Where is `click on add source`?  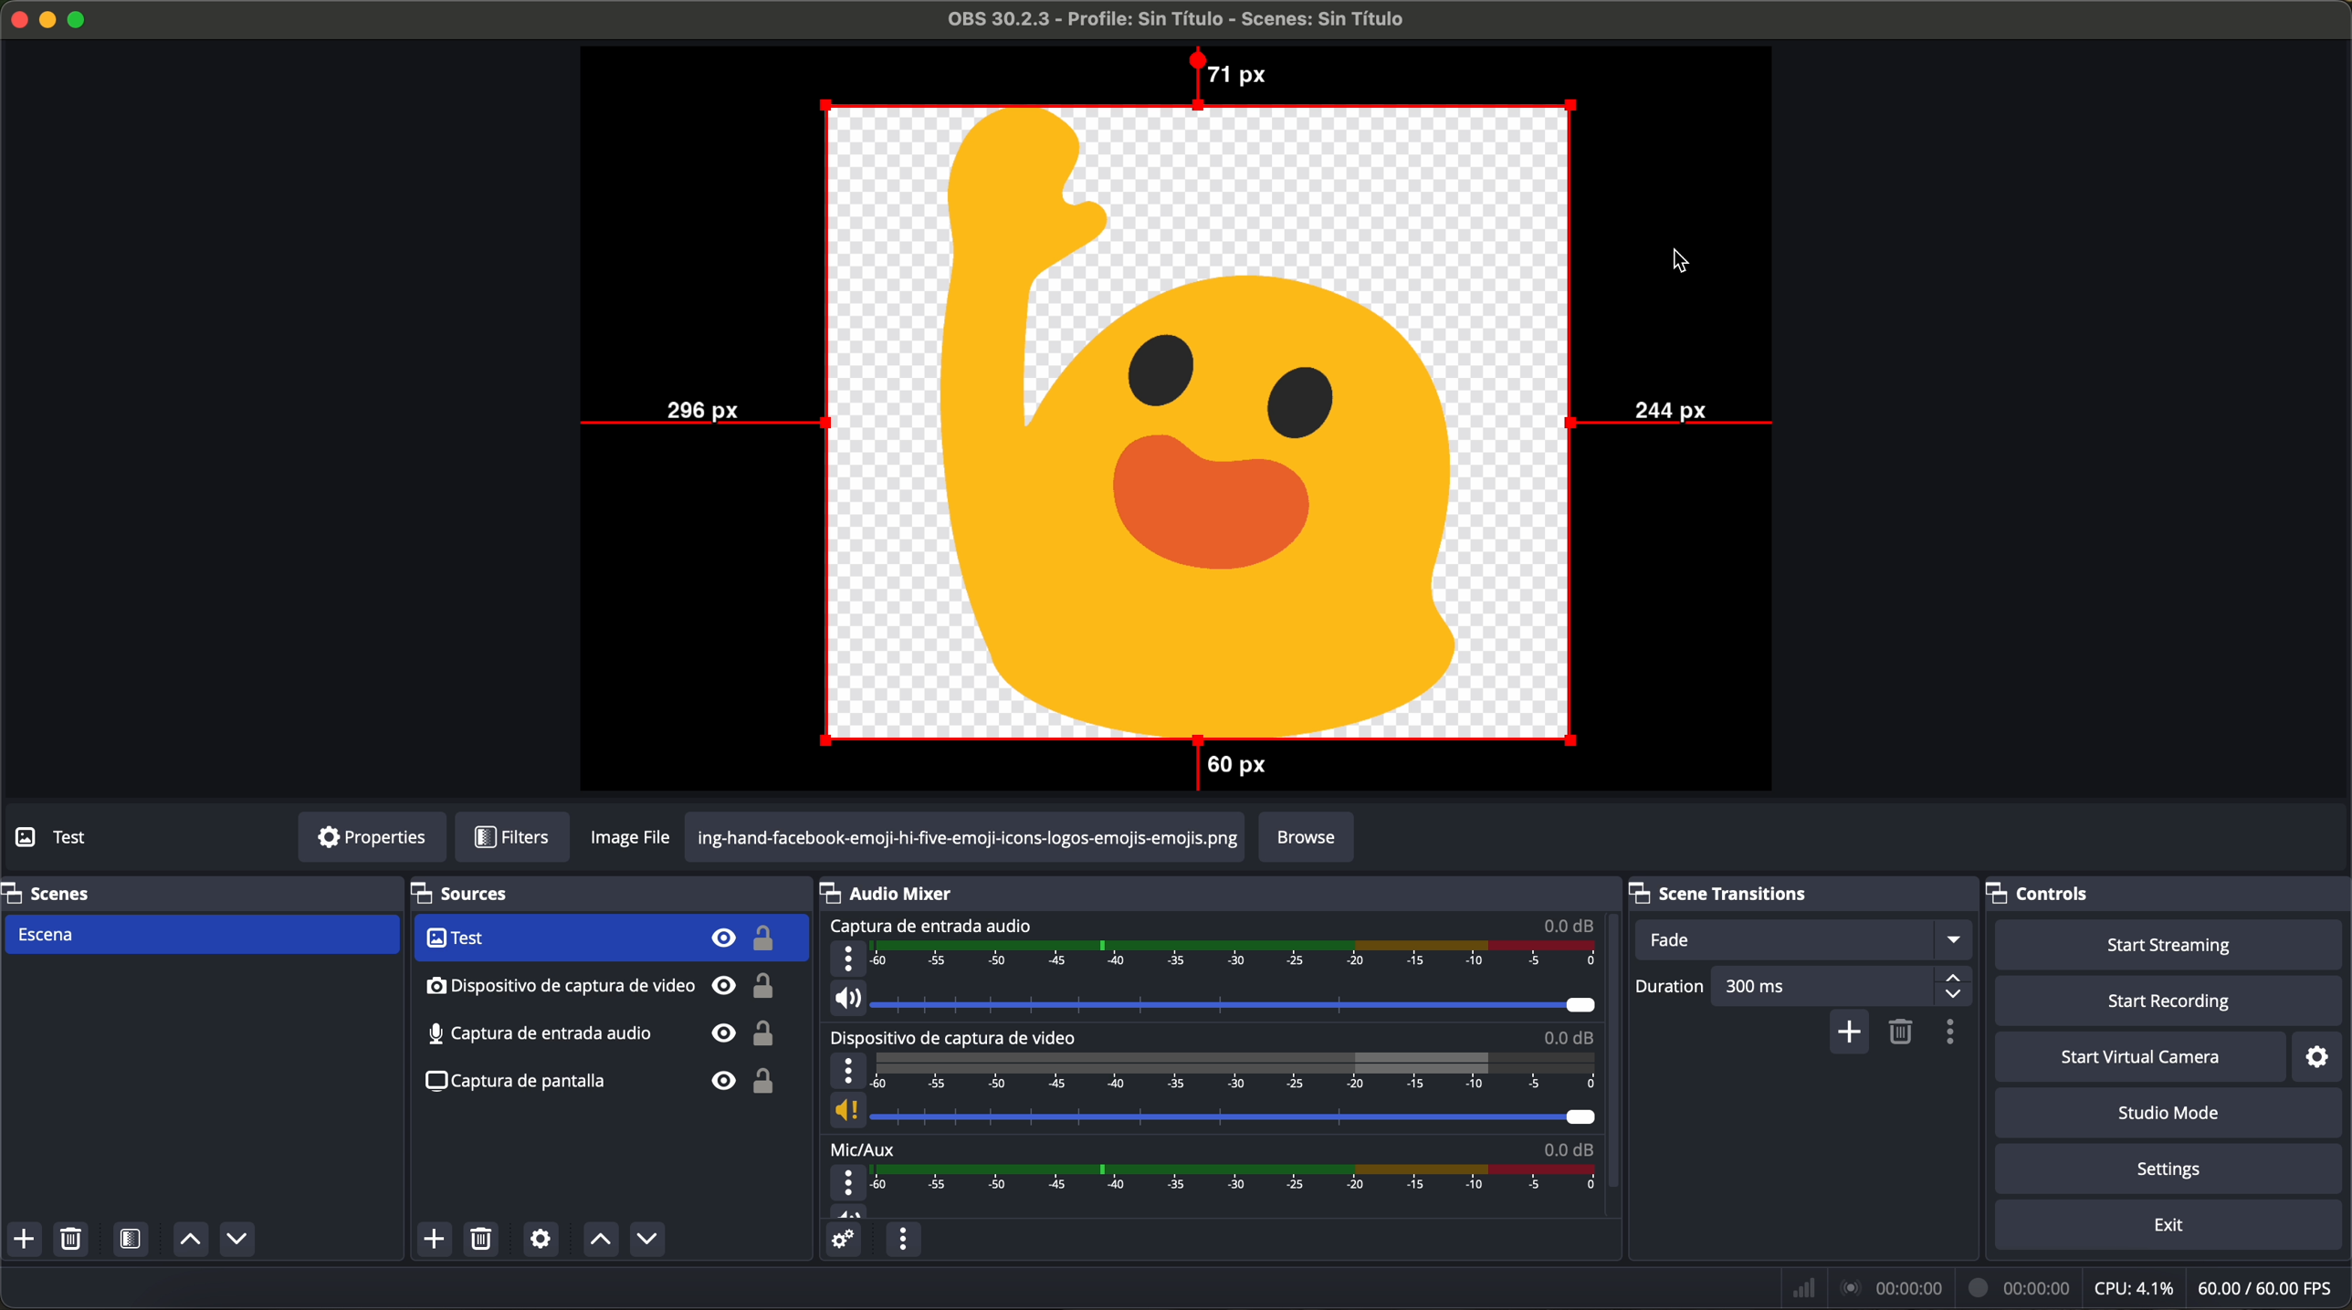
click on add source is located at coordinates (439, 1241).